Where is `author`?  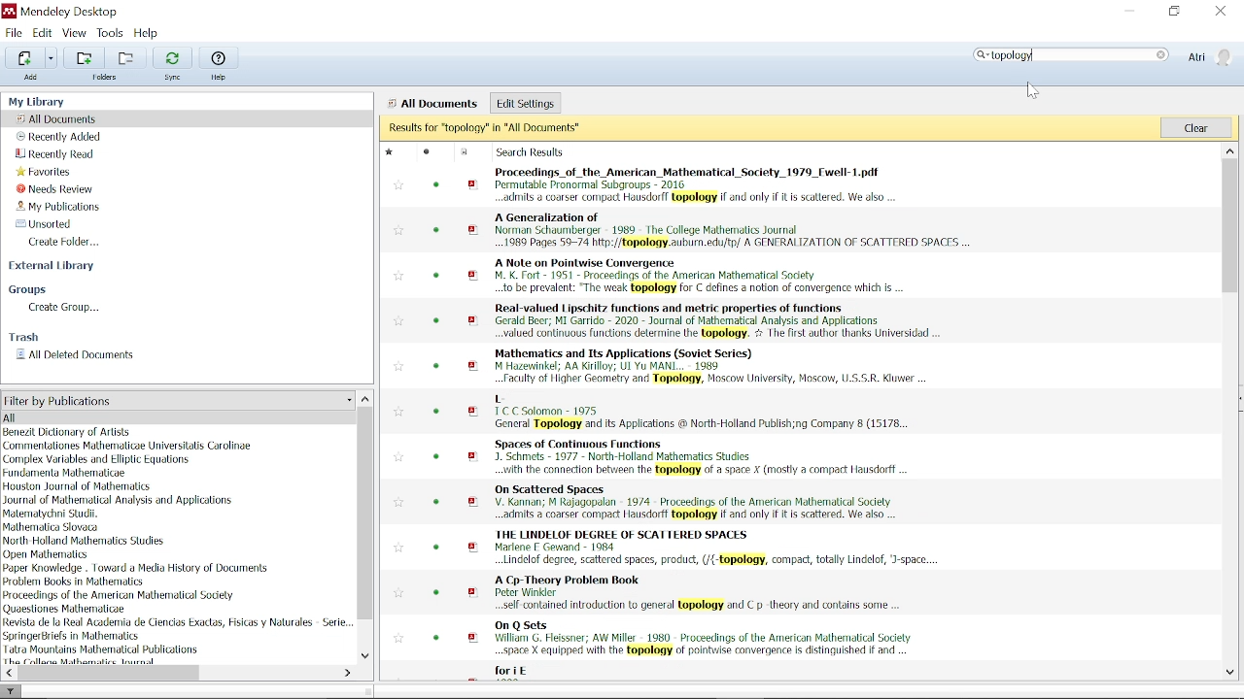
author is located at coordinates (52, 526).